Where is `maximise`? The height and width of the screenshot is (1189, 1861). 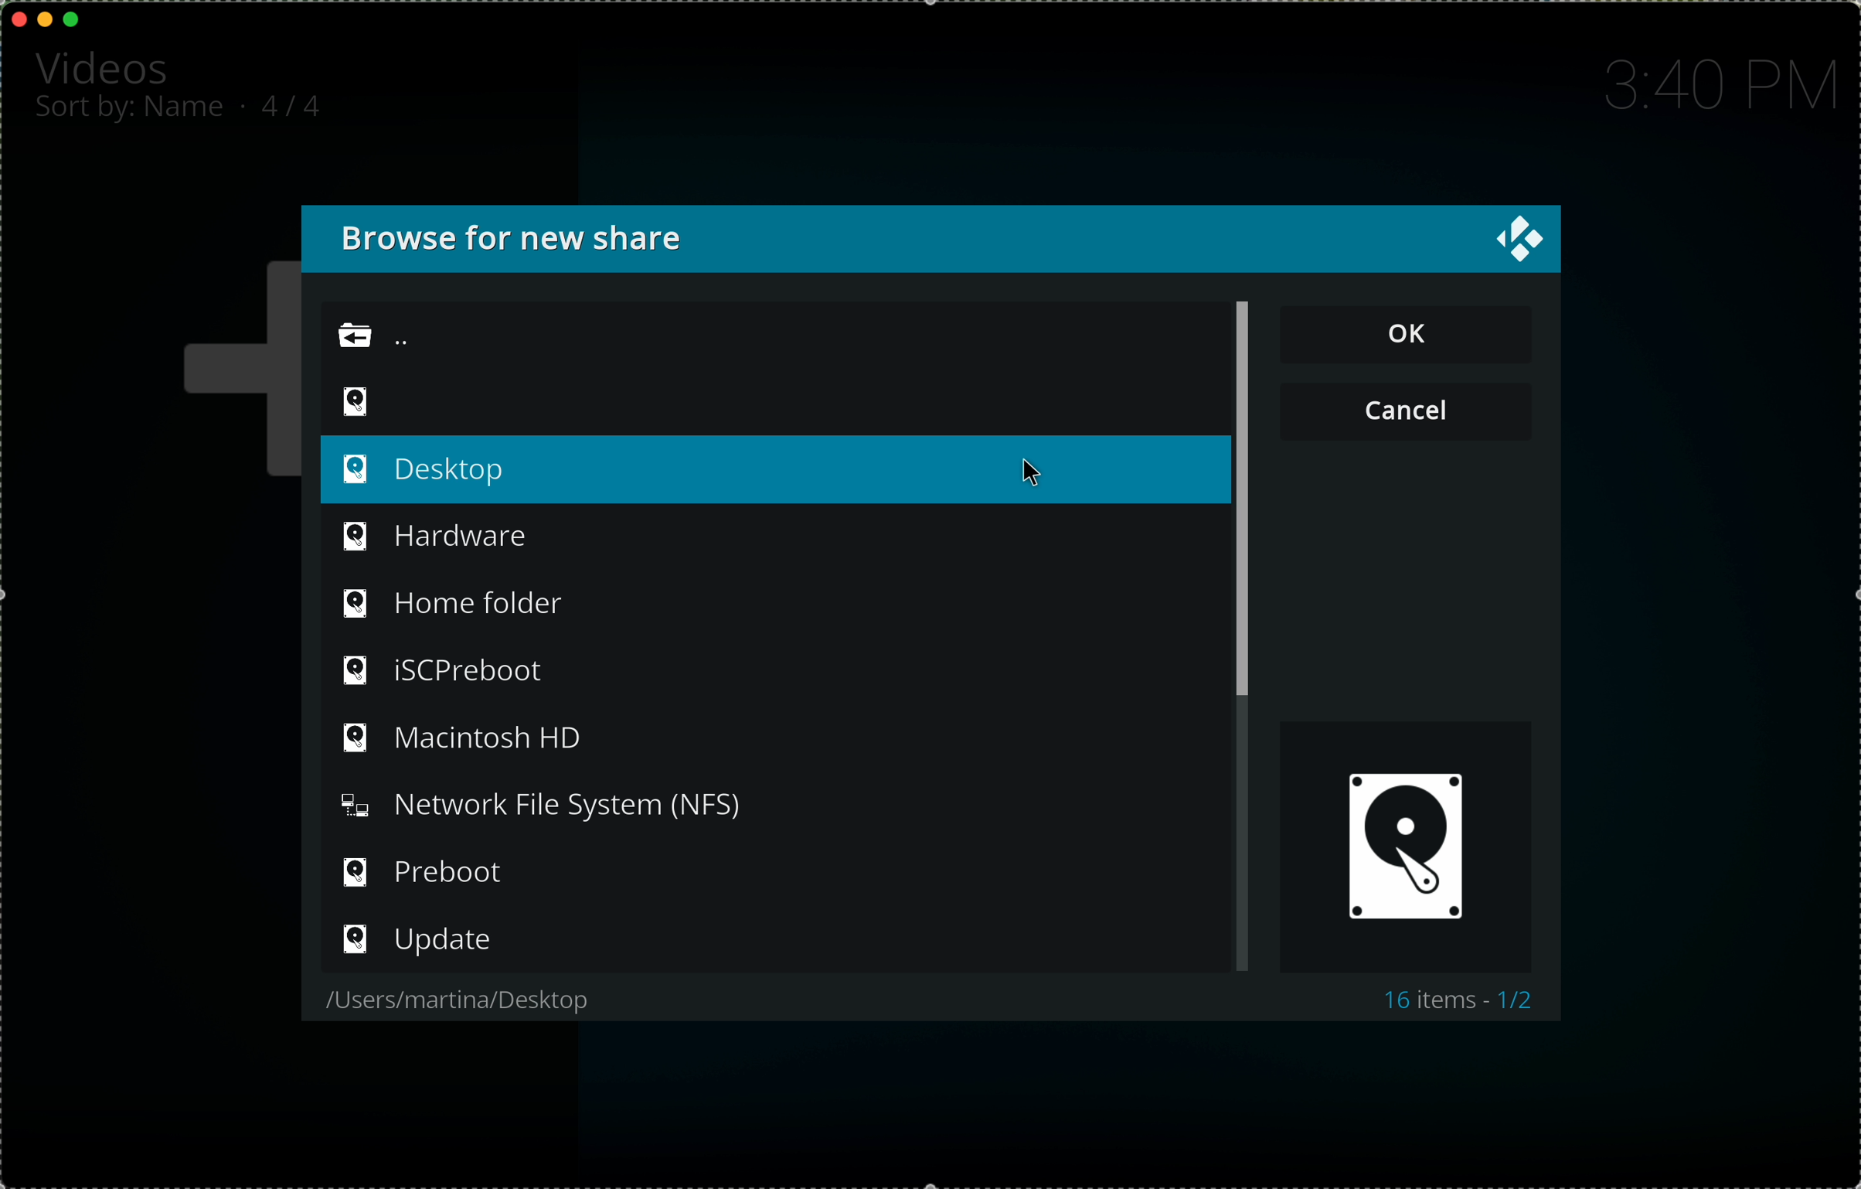
maximise is located at coordinates (73, 19).